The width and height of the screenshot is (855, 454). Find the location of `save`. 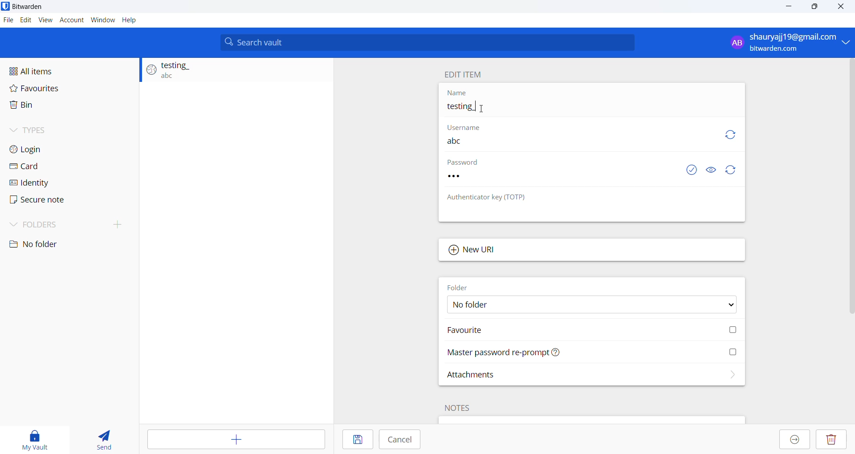

save is located at coordinates (358, 441).